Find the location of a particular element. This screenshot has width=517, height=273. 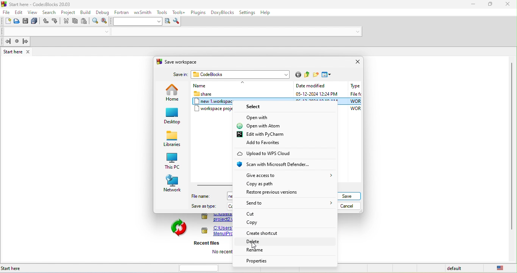

save everything is located at coordinates (36, 22).